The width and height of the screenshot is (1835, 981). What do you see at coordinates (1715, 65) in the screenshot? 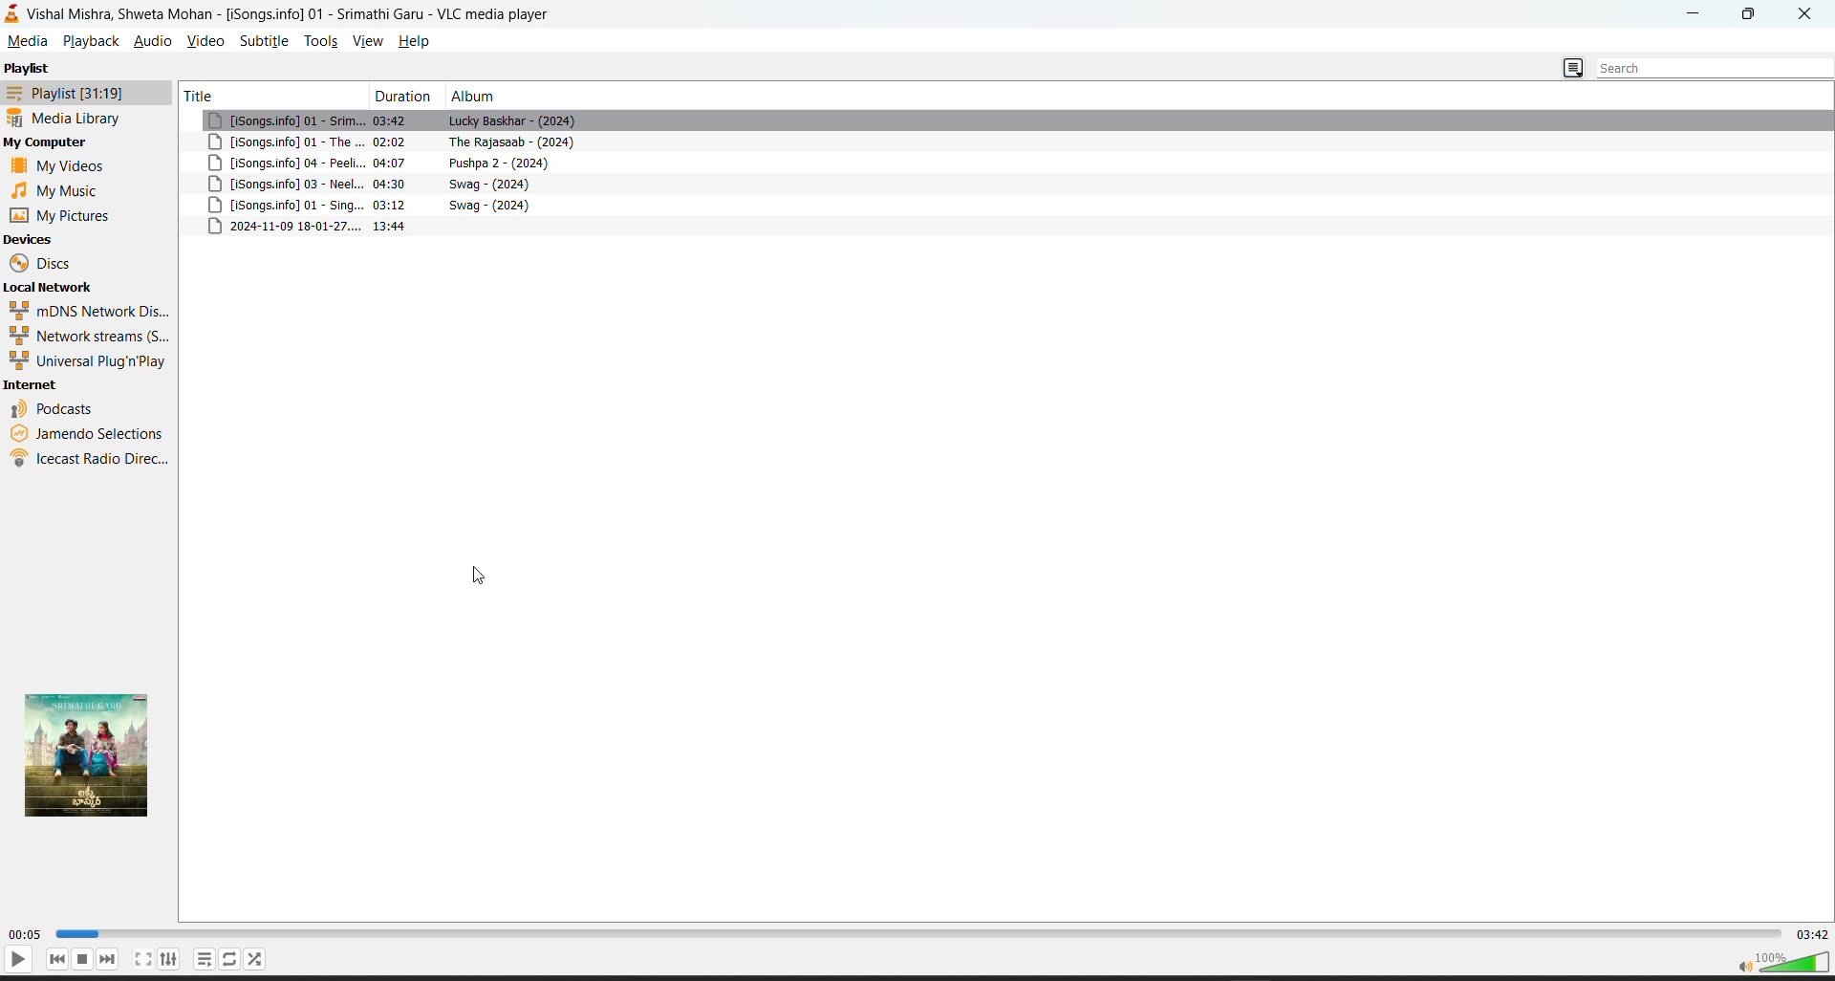
I see `search` at bounding box center [1715, 65].